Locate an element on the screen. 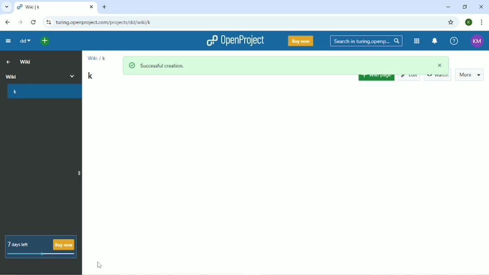 The height and width of the screenshot is (275, 489). k is located at coordinates (44, 91).